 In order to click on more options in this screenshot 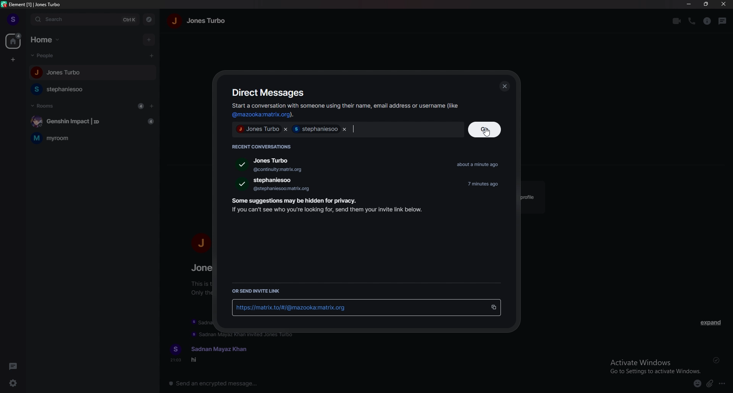, I will do `click(722, 384)`.